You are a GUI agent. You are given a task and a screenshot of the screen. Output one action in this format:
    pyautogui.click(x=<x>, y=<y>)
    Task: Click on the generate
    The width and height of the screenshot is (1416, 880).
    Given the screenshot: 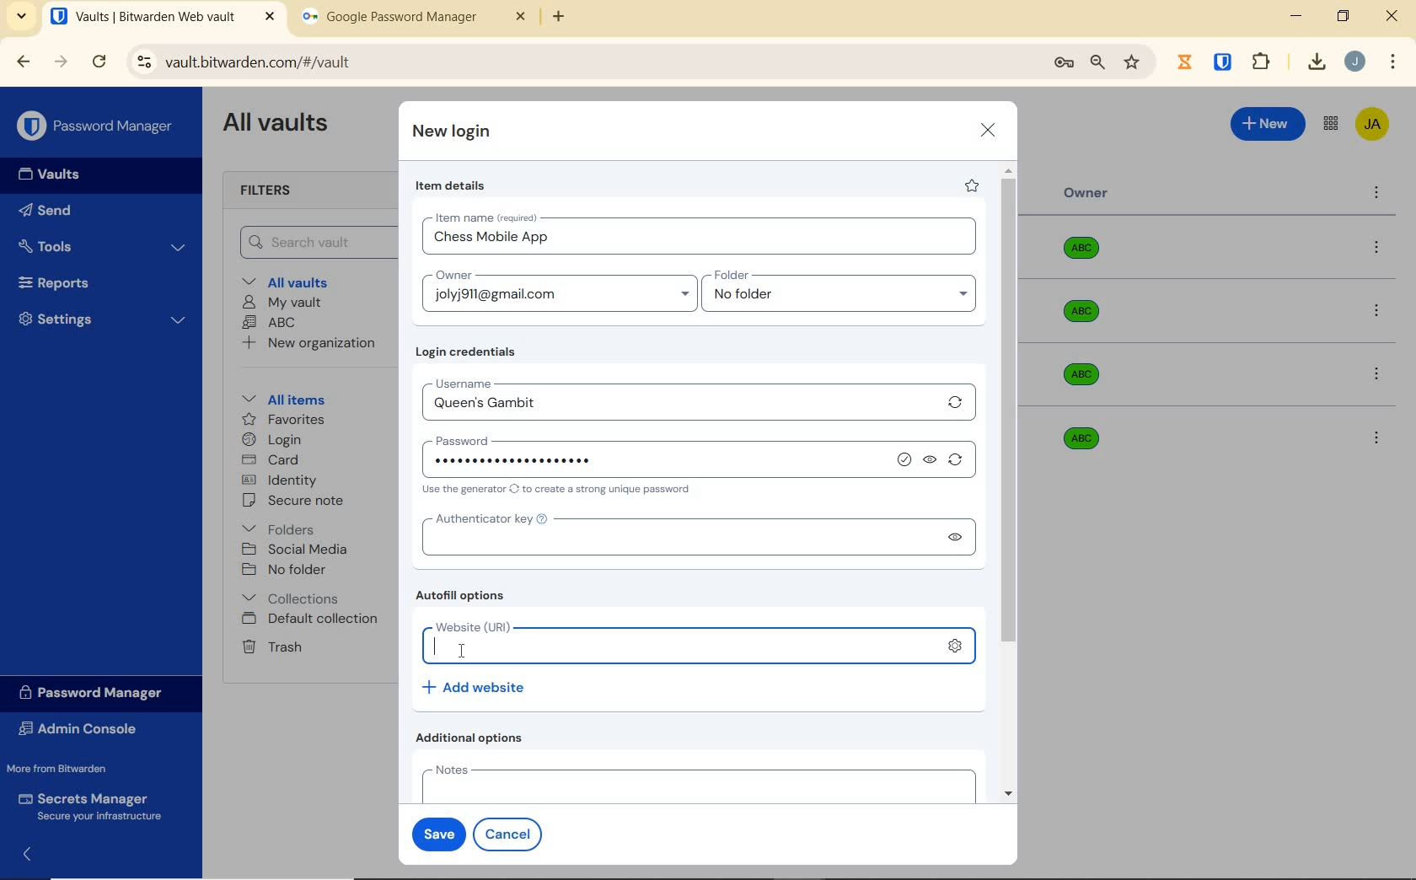 What is the action you would take?
    pyautogui.click(x=959, y=463)
    